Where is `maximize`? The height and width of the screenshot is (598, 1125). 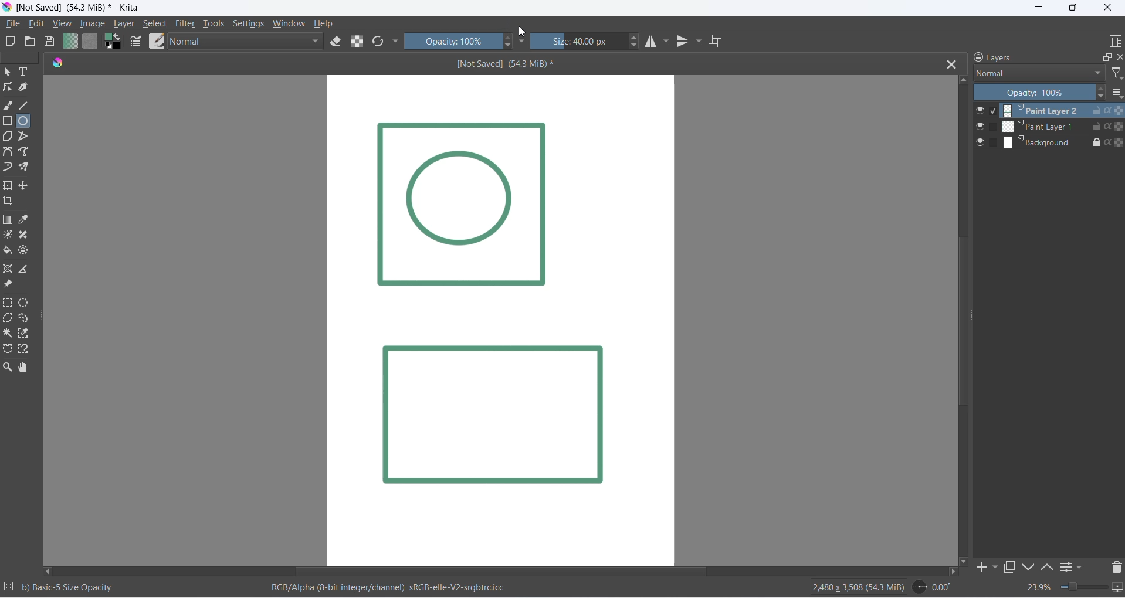 maximize is located at coordinates (1074, 9).